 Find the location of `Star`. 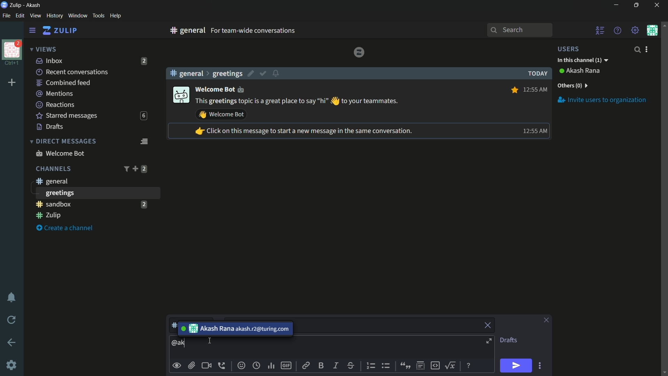

Star is located at coordinates (514, 90).